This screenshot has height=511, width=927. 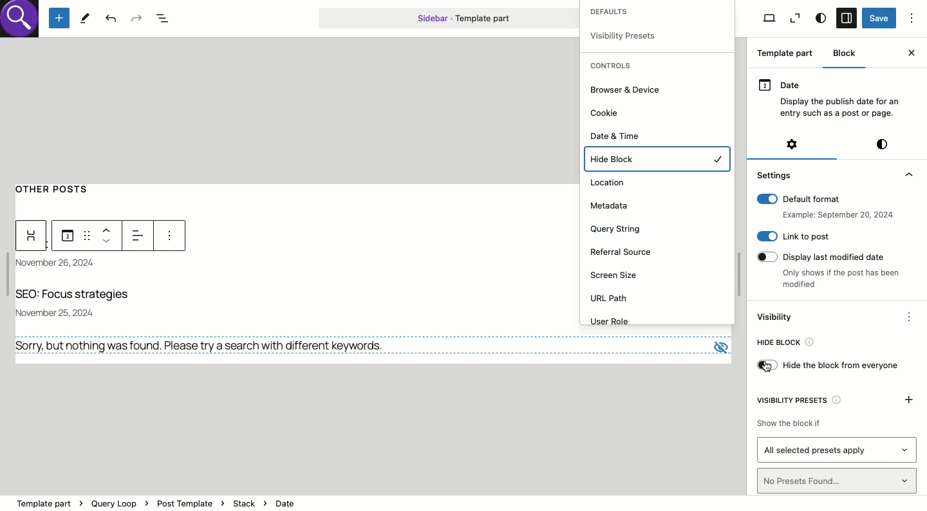 What do you see at coordinates (614, 322) in the screenshot?
I see `User role` at bounding box center [614, 322].